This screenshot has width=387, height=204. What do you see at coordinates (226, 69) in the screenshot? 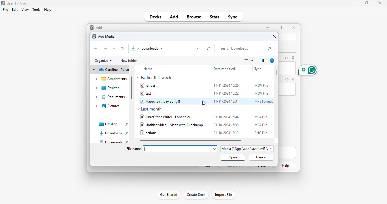
I see `date modified` at bounding box center [226, 69].